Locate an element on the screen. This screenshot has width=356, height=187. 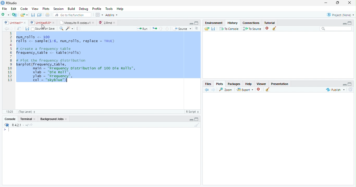
Print is located at coordinates (47, 15).